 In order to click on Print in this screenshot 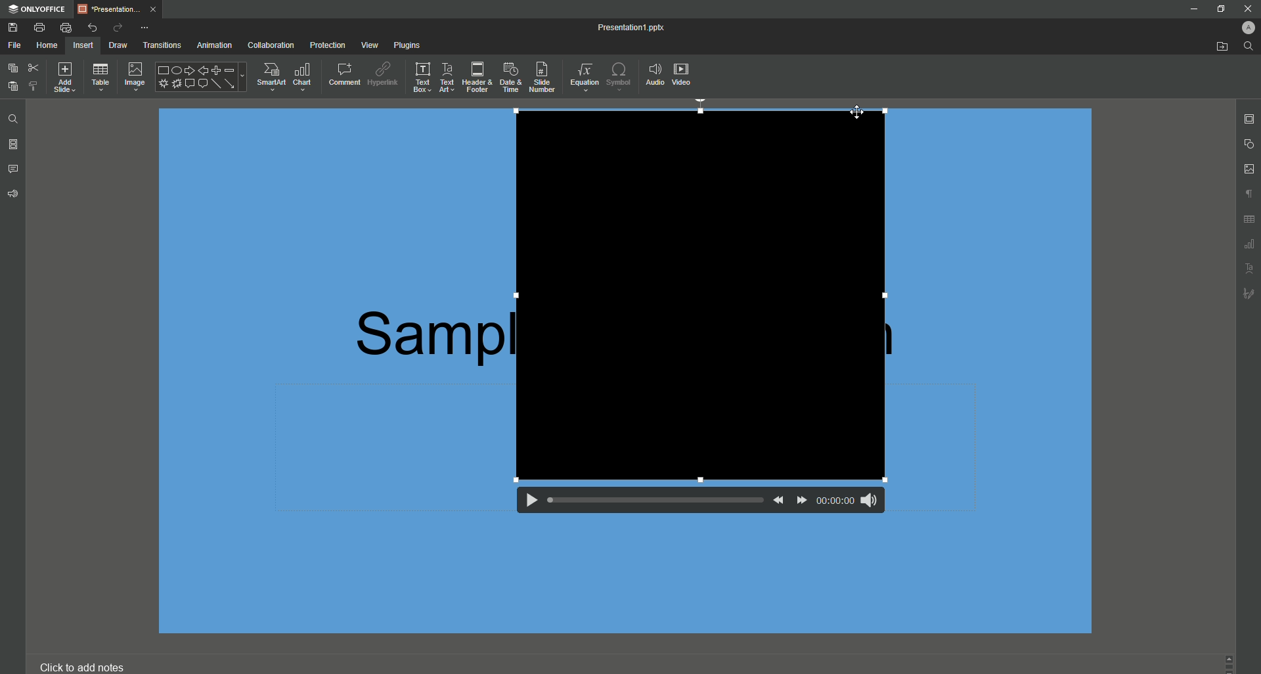, I will do `click(39, 27)`.